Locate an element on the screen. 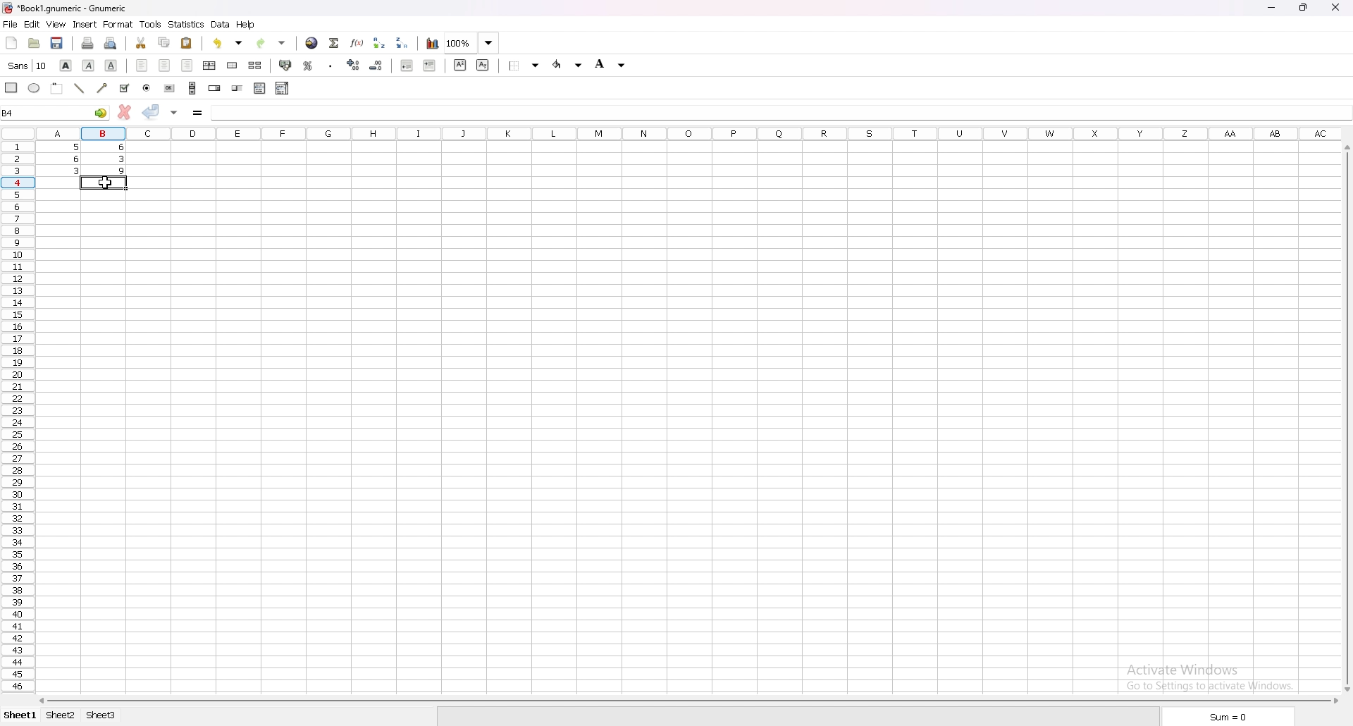  data is located at coordinates (85, 159).